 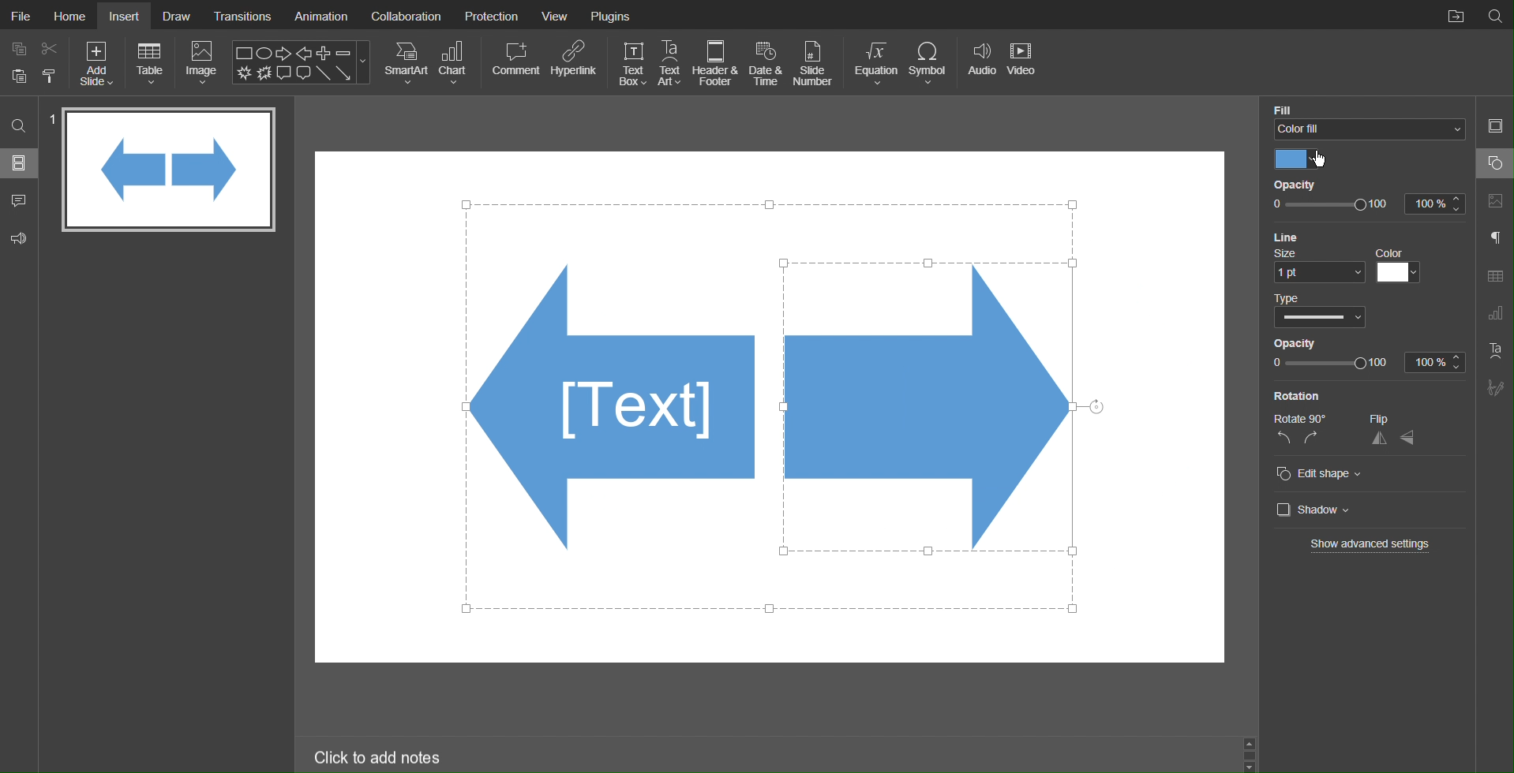 I want to click on Equation, so click(x=874, y=63).